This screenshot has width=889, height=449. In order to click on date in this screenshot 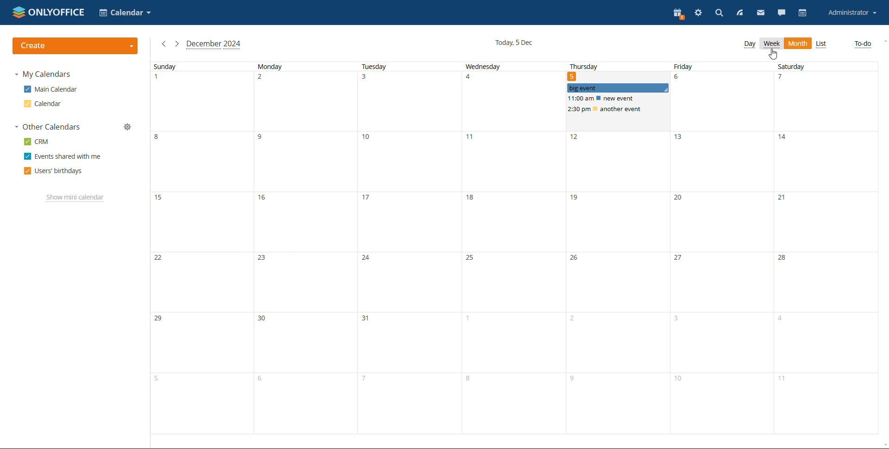, I will do `click(574, 76)`.